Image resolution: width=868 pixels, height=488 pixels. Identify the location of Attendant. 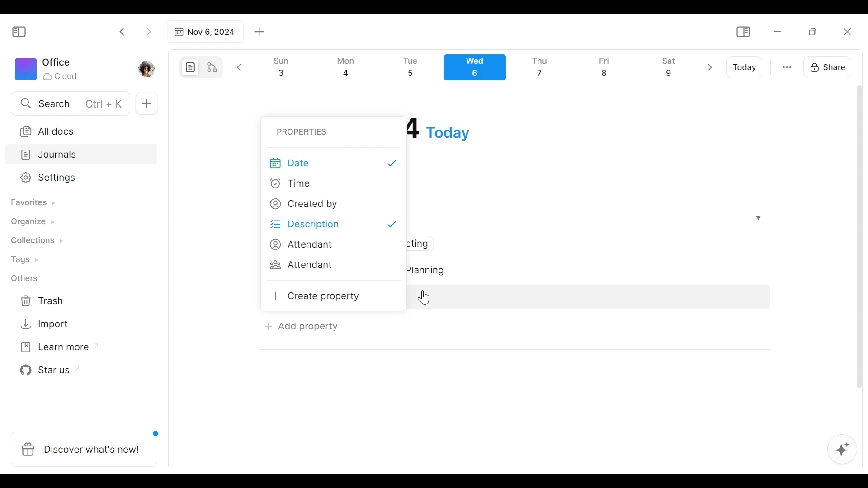
(306, 266).